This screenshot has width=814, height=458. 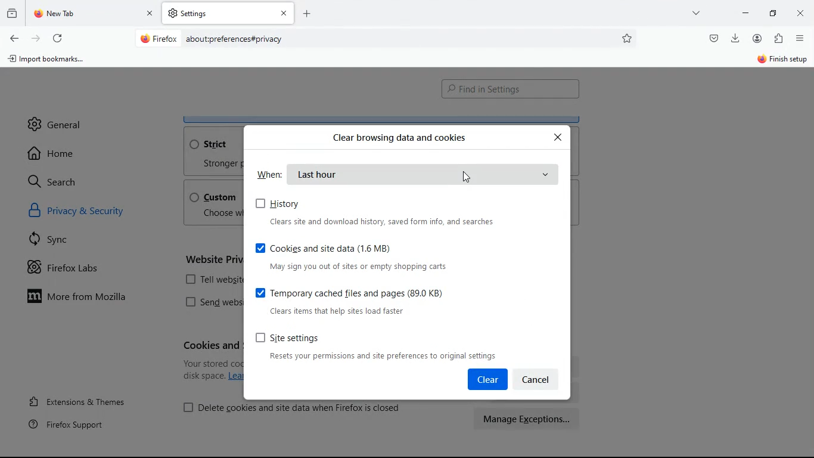 I want to click on home, so click(x=56, y=153).